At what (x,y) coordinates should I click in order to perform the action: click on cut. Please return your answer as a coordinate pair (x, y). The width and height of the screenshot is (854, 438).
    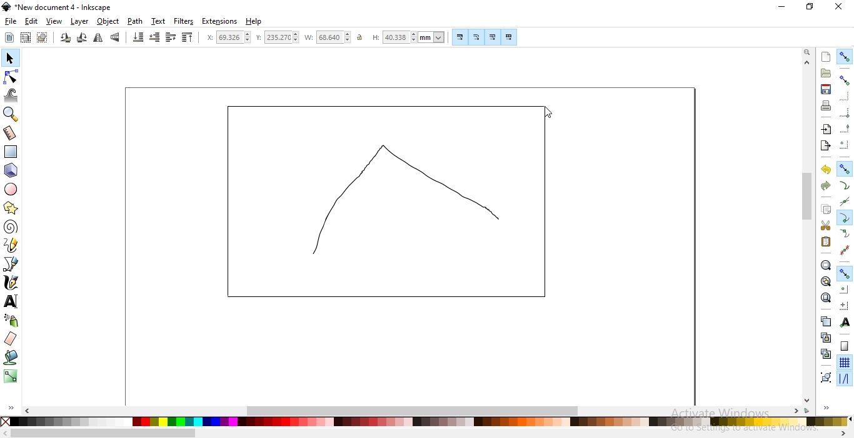
    Looking at the image, I should click on (825, 226).